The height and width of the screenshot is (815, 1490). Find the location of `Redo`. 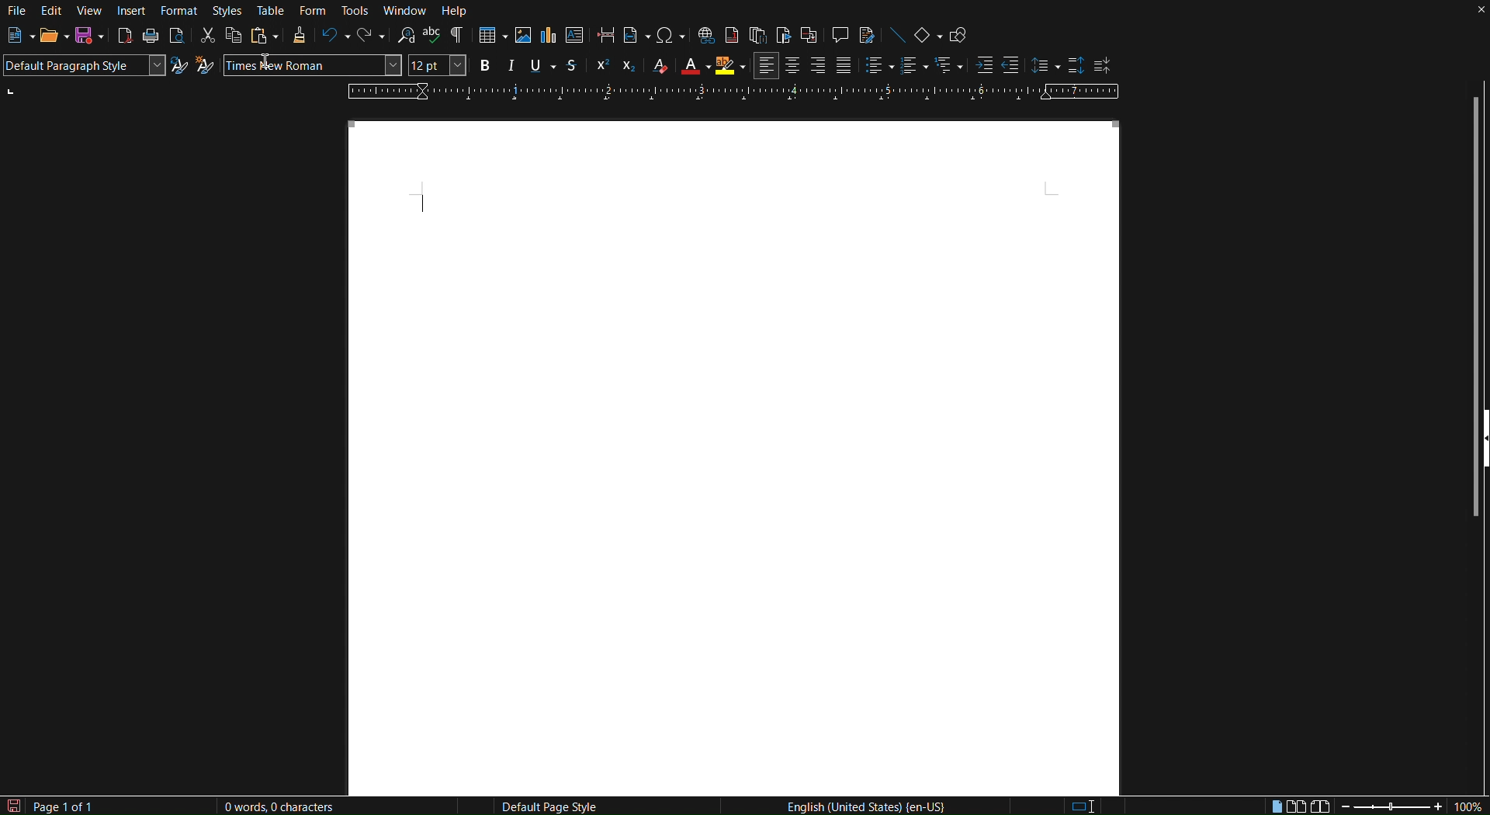

Redo is located at coordinates (368, 38).